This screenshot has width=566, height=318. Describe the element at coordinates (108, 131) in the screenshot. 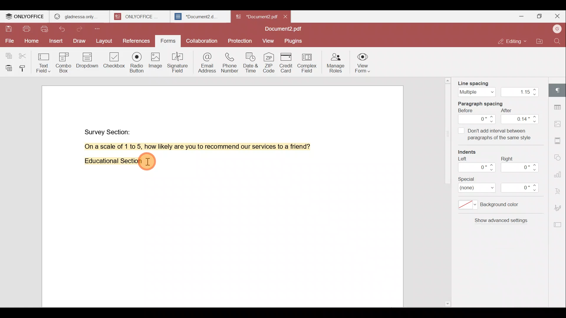

I see `Survey Section:` at that location.